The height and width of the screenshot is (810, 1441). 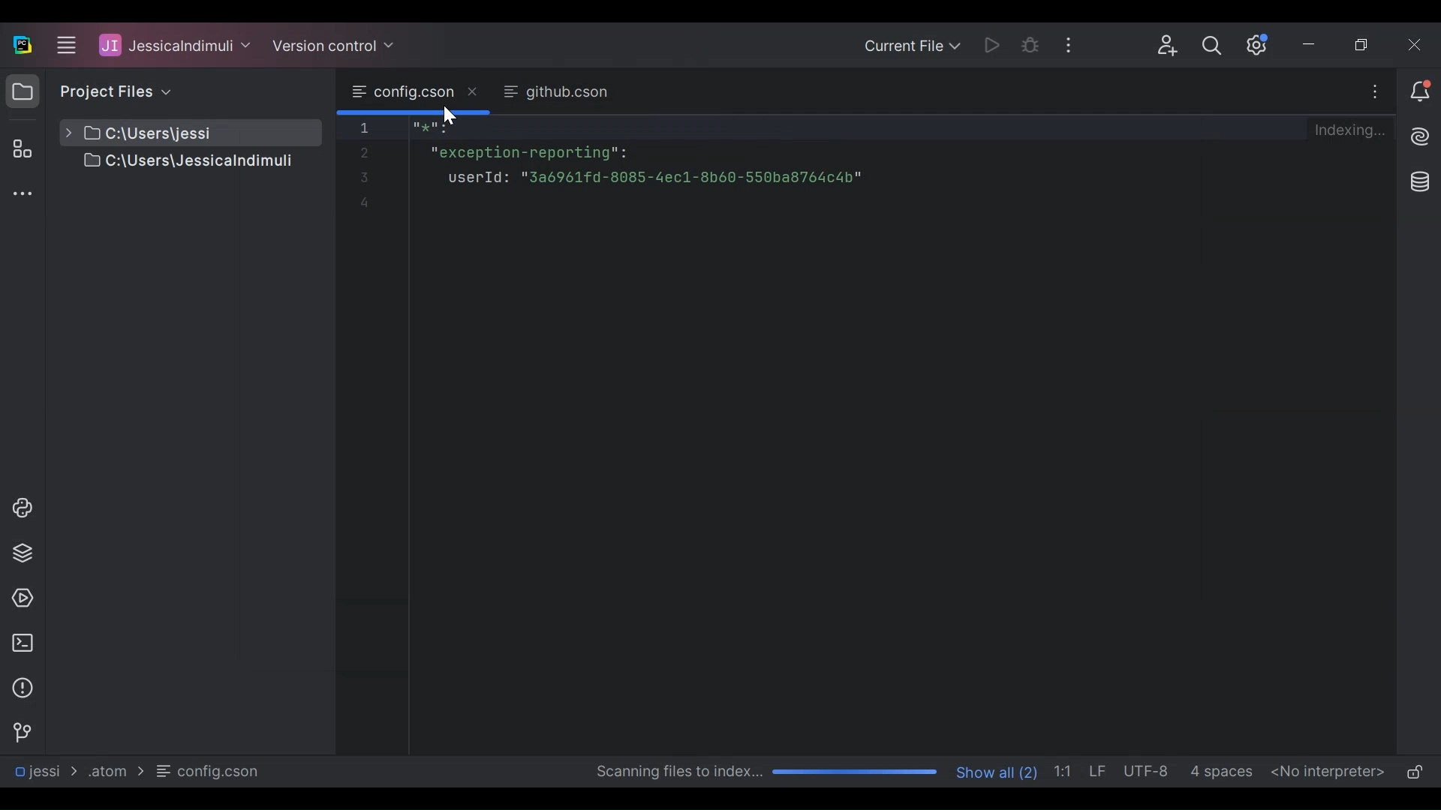 I want to click on Folder, so click(x=113, y=770).